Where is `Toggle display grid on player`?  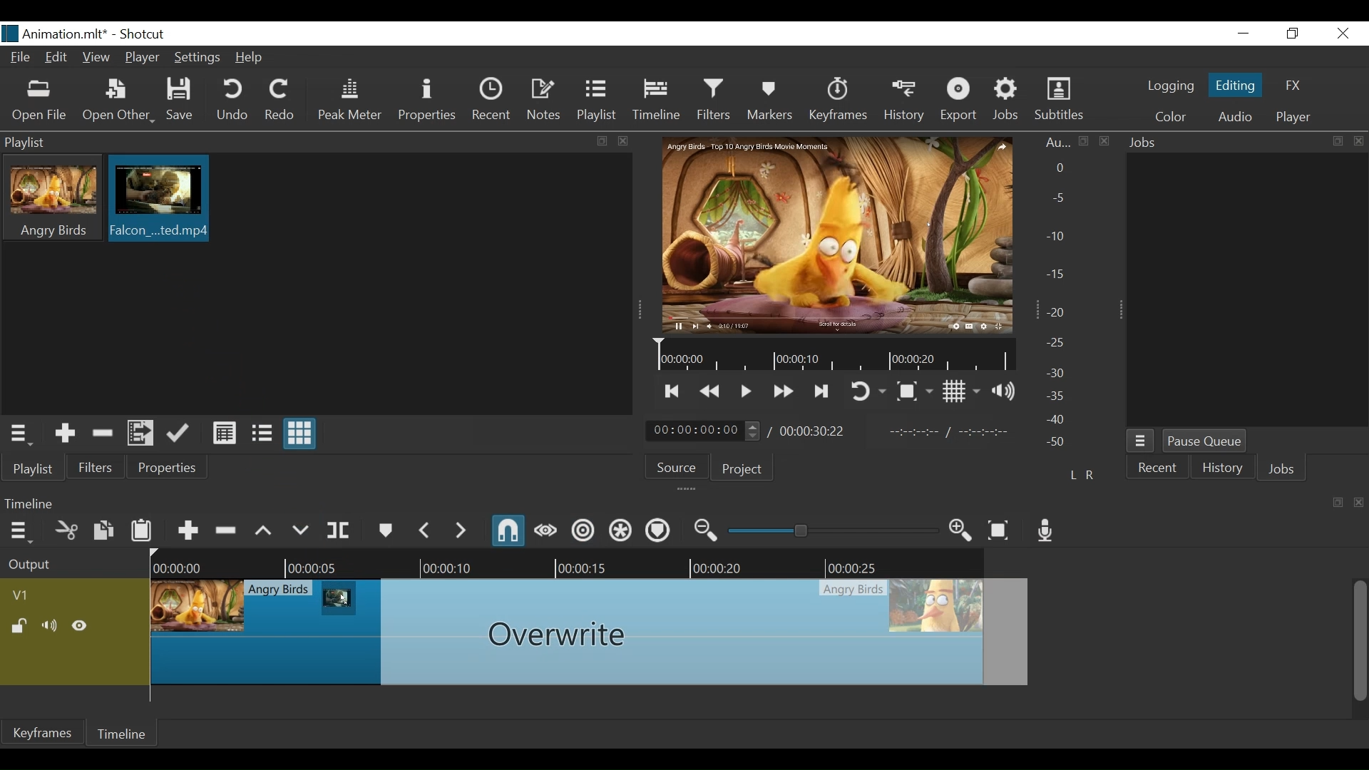
Toggle display grid on player is located at coordinates (961, 392).